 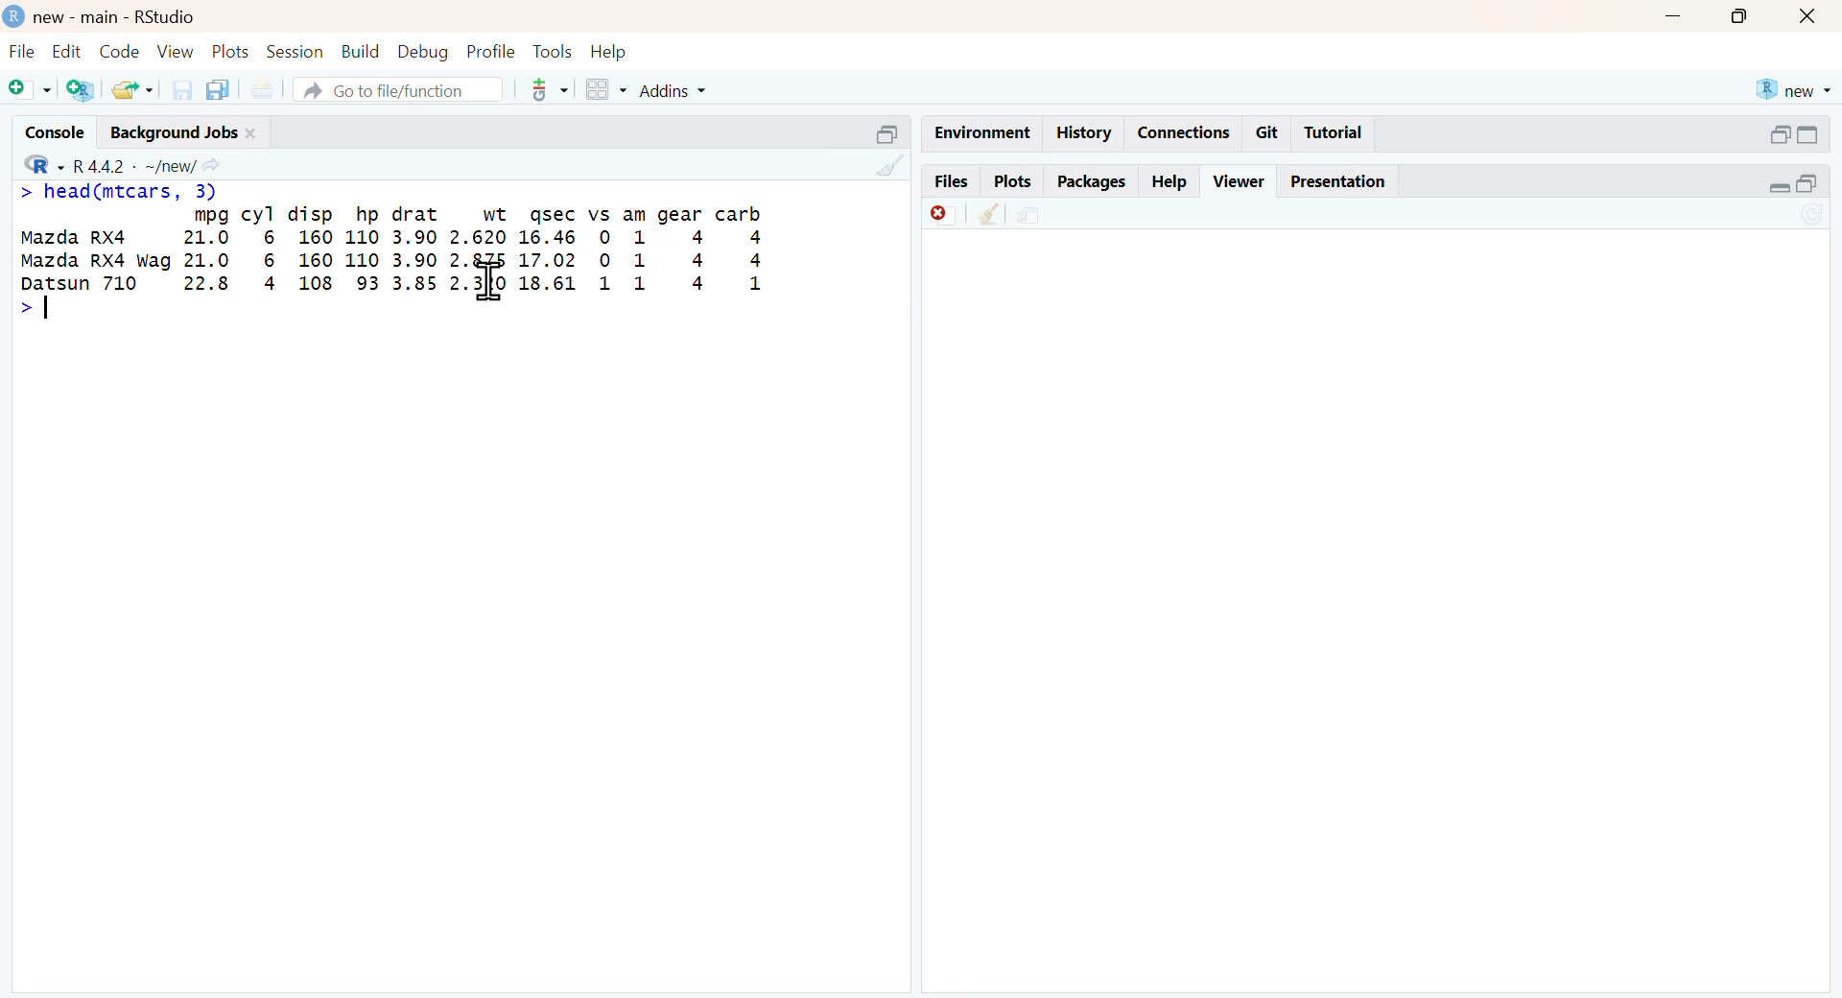 I want to click on Plots, so click(x=1009, y=179).